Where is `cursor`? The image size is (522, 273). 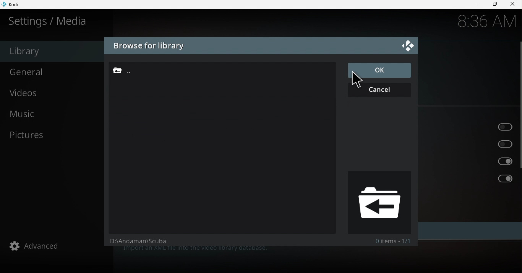 cursor is located at coordinates (355, 80).